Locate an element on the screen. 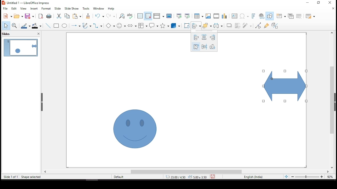 Image resolution: width=337 pixels, height=189 pixels. start from current slide is located at coordinates (187, 15).